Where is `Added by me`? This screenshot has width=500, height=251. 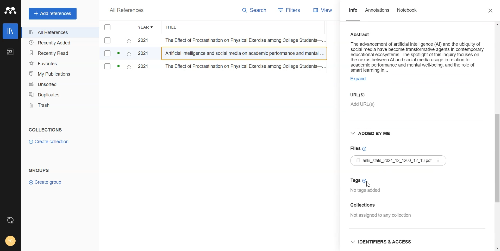
Added by me is located at coordinates (372, 133).